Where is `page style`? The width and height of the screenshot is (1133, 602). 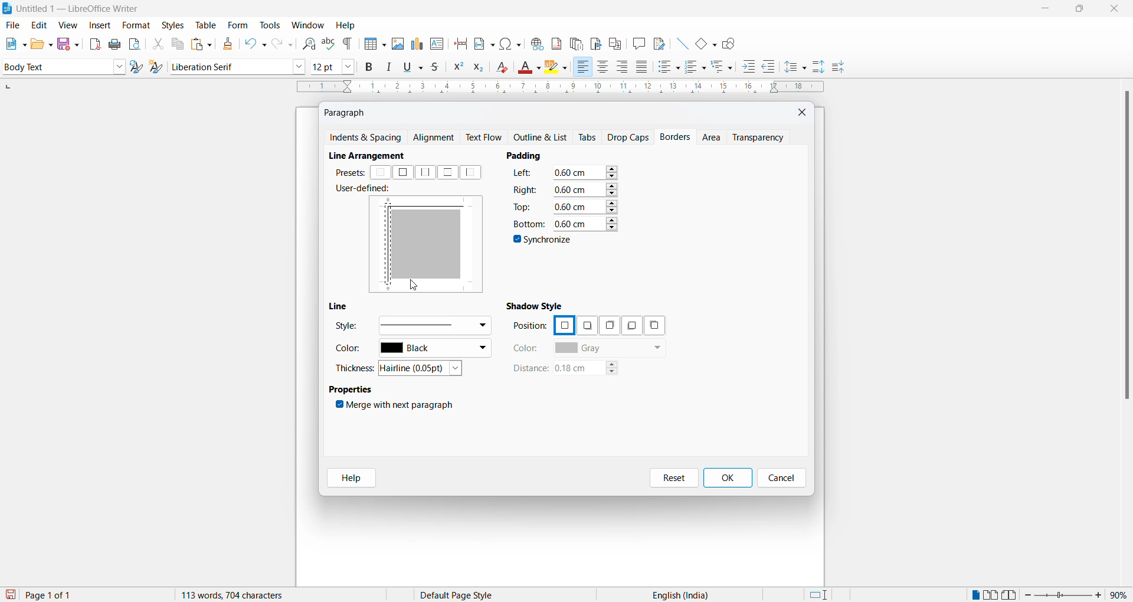
page style is located at coordinates (461, 595).